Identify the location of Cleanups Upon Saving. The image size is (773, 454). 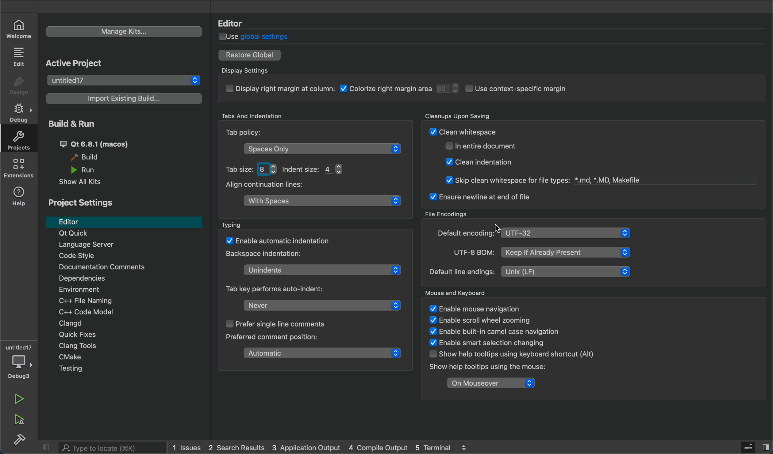
(458, 115).